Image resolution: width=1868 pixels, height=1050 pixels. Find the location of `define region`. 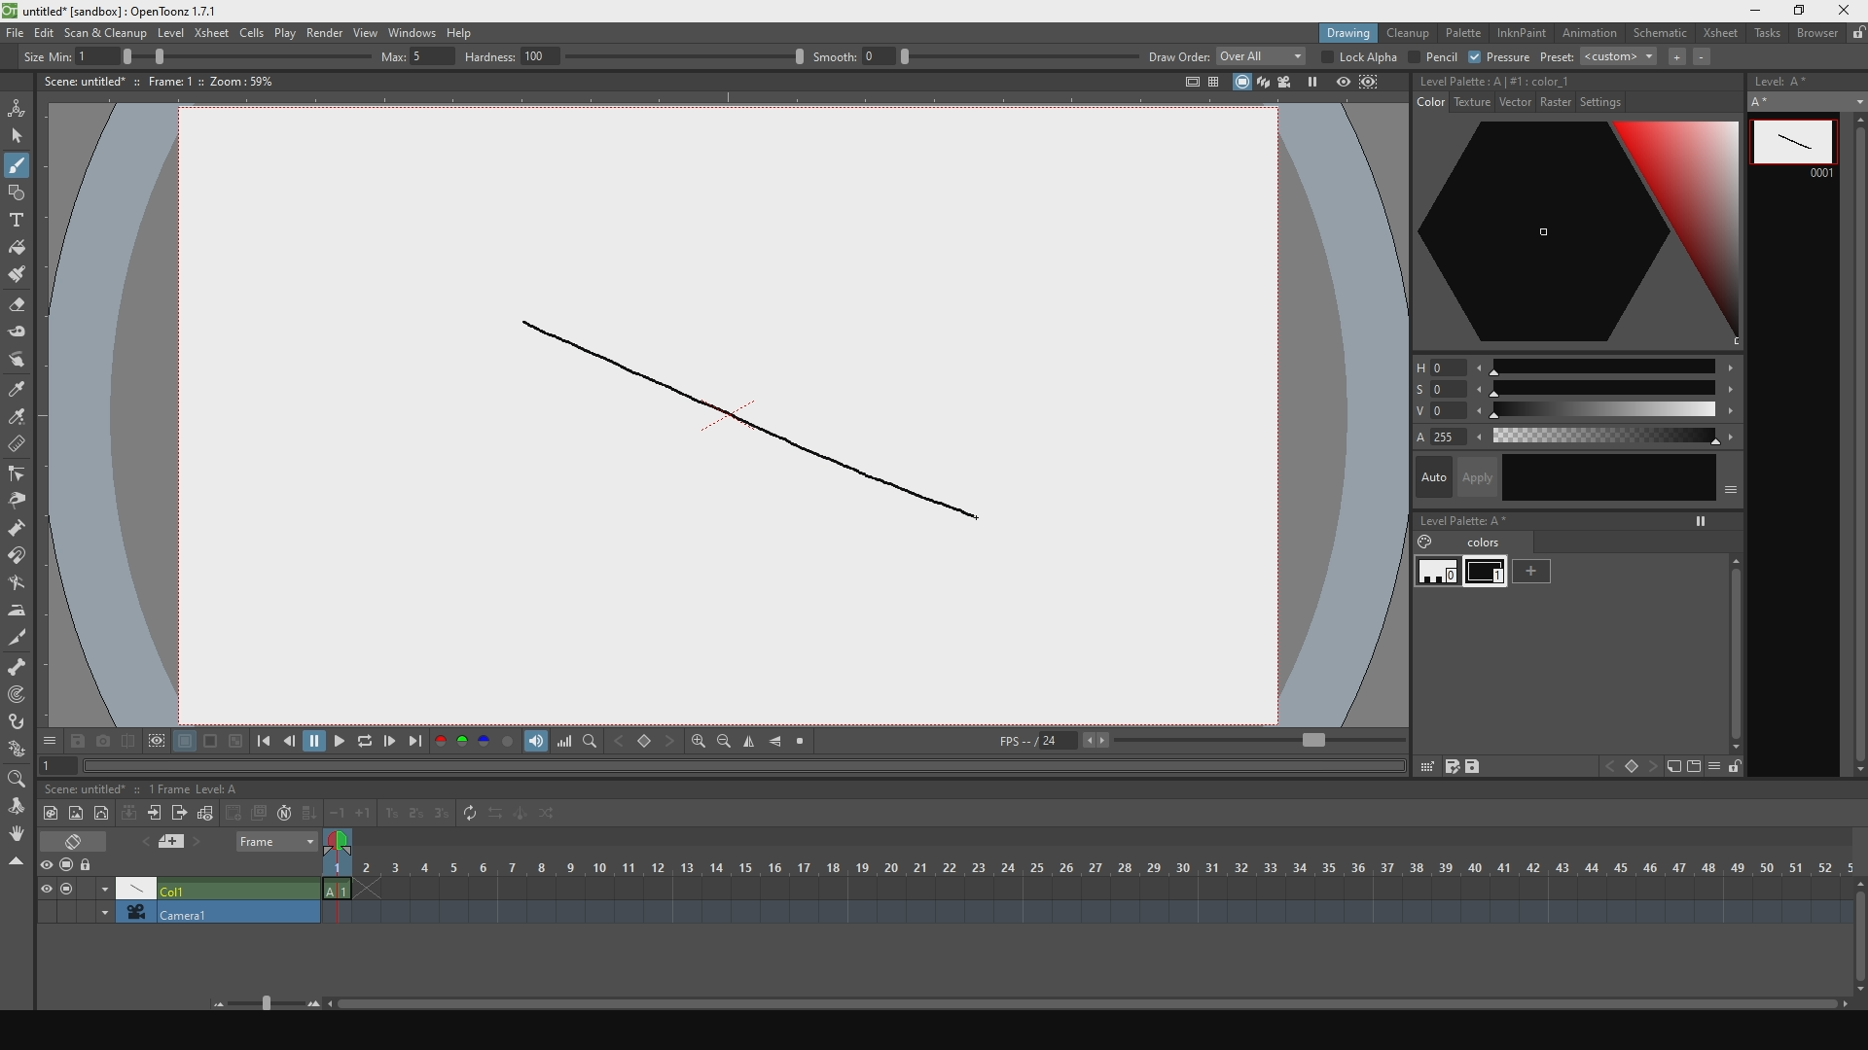

define region is located at coordinates (1382, 84).